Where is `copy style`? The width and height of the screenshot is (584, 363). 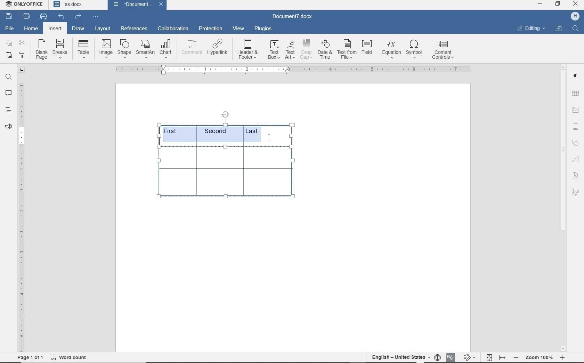 copy style is located at coordinates (21, 55).